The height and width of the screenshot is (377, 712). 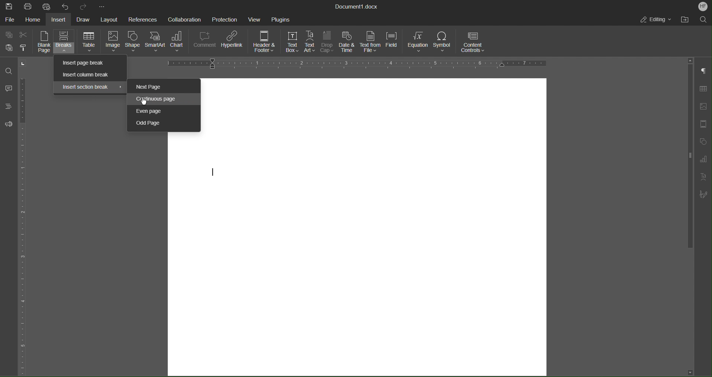 I want to click on Table, so click(x=702, y=89).